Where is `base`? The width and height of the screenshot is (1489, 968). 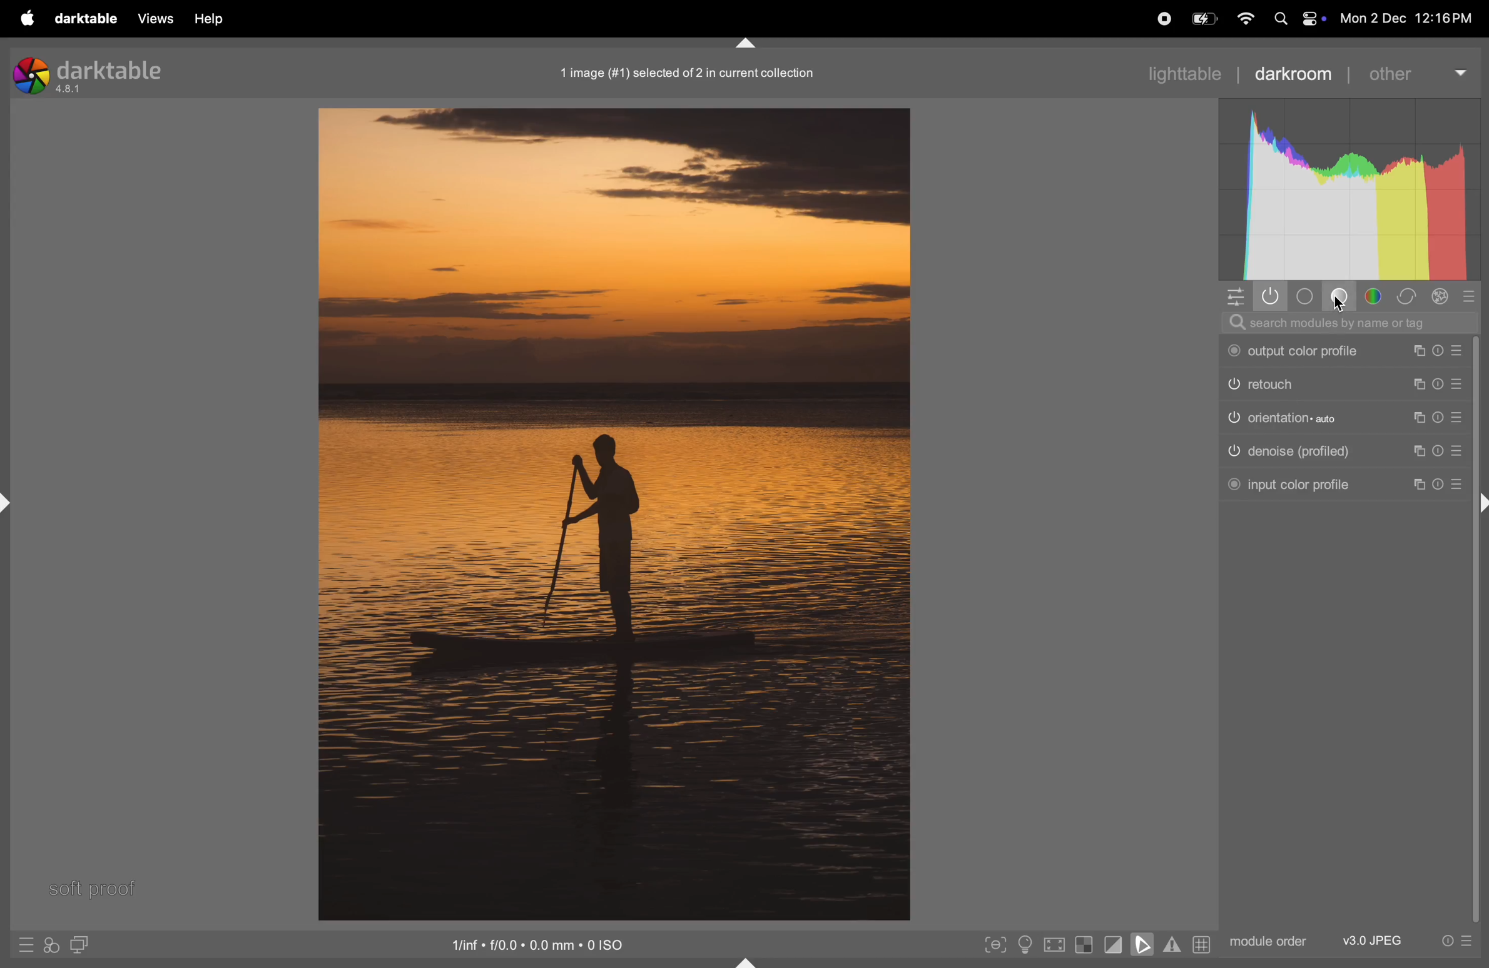 base is located at coordinates (1342, 298).